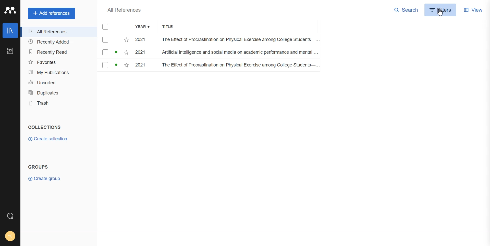  I want to click on My Publication, so click(58, 72).